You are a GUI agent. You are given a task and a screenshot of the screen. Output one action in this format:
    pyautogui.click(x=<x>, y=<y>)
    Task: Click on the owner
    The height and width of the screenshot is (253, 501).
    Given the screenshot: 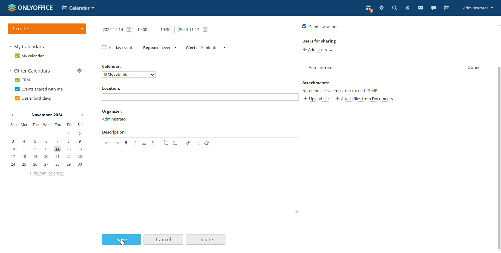 What is the action you would take?
    pyautogui.click(x=475, y=67)
    